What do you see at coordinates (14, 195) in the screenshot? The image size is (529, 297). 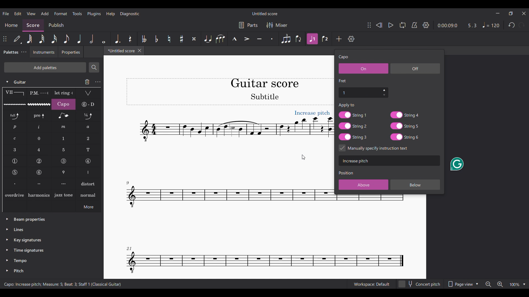 I see `overdrive` at bounding box center [14, 195].